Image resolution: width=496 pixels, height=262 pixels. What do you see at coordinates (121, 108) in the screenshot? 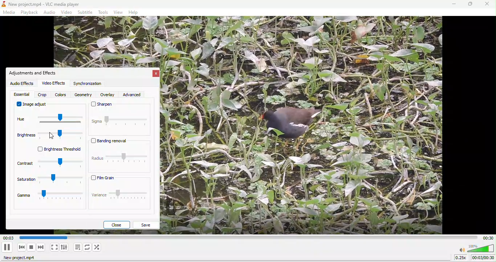
I see `sharpen` at bounding box center [121, 108].